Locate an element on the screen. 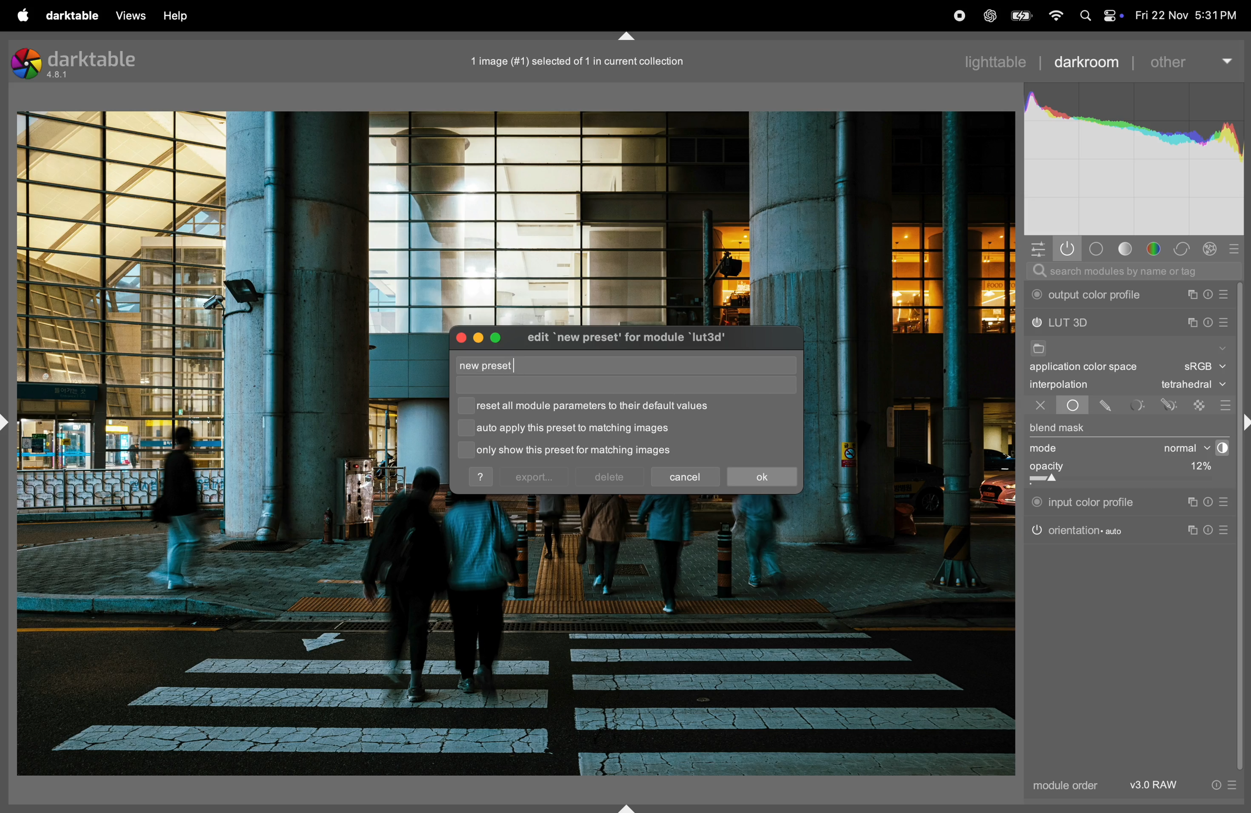 Image resolution: width=1251 pixels, height=813 pixels. Srgb is located at coordinates (1204, 367).